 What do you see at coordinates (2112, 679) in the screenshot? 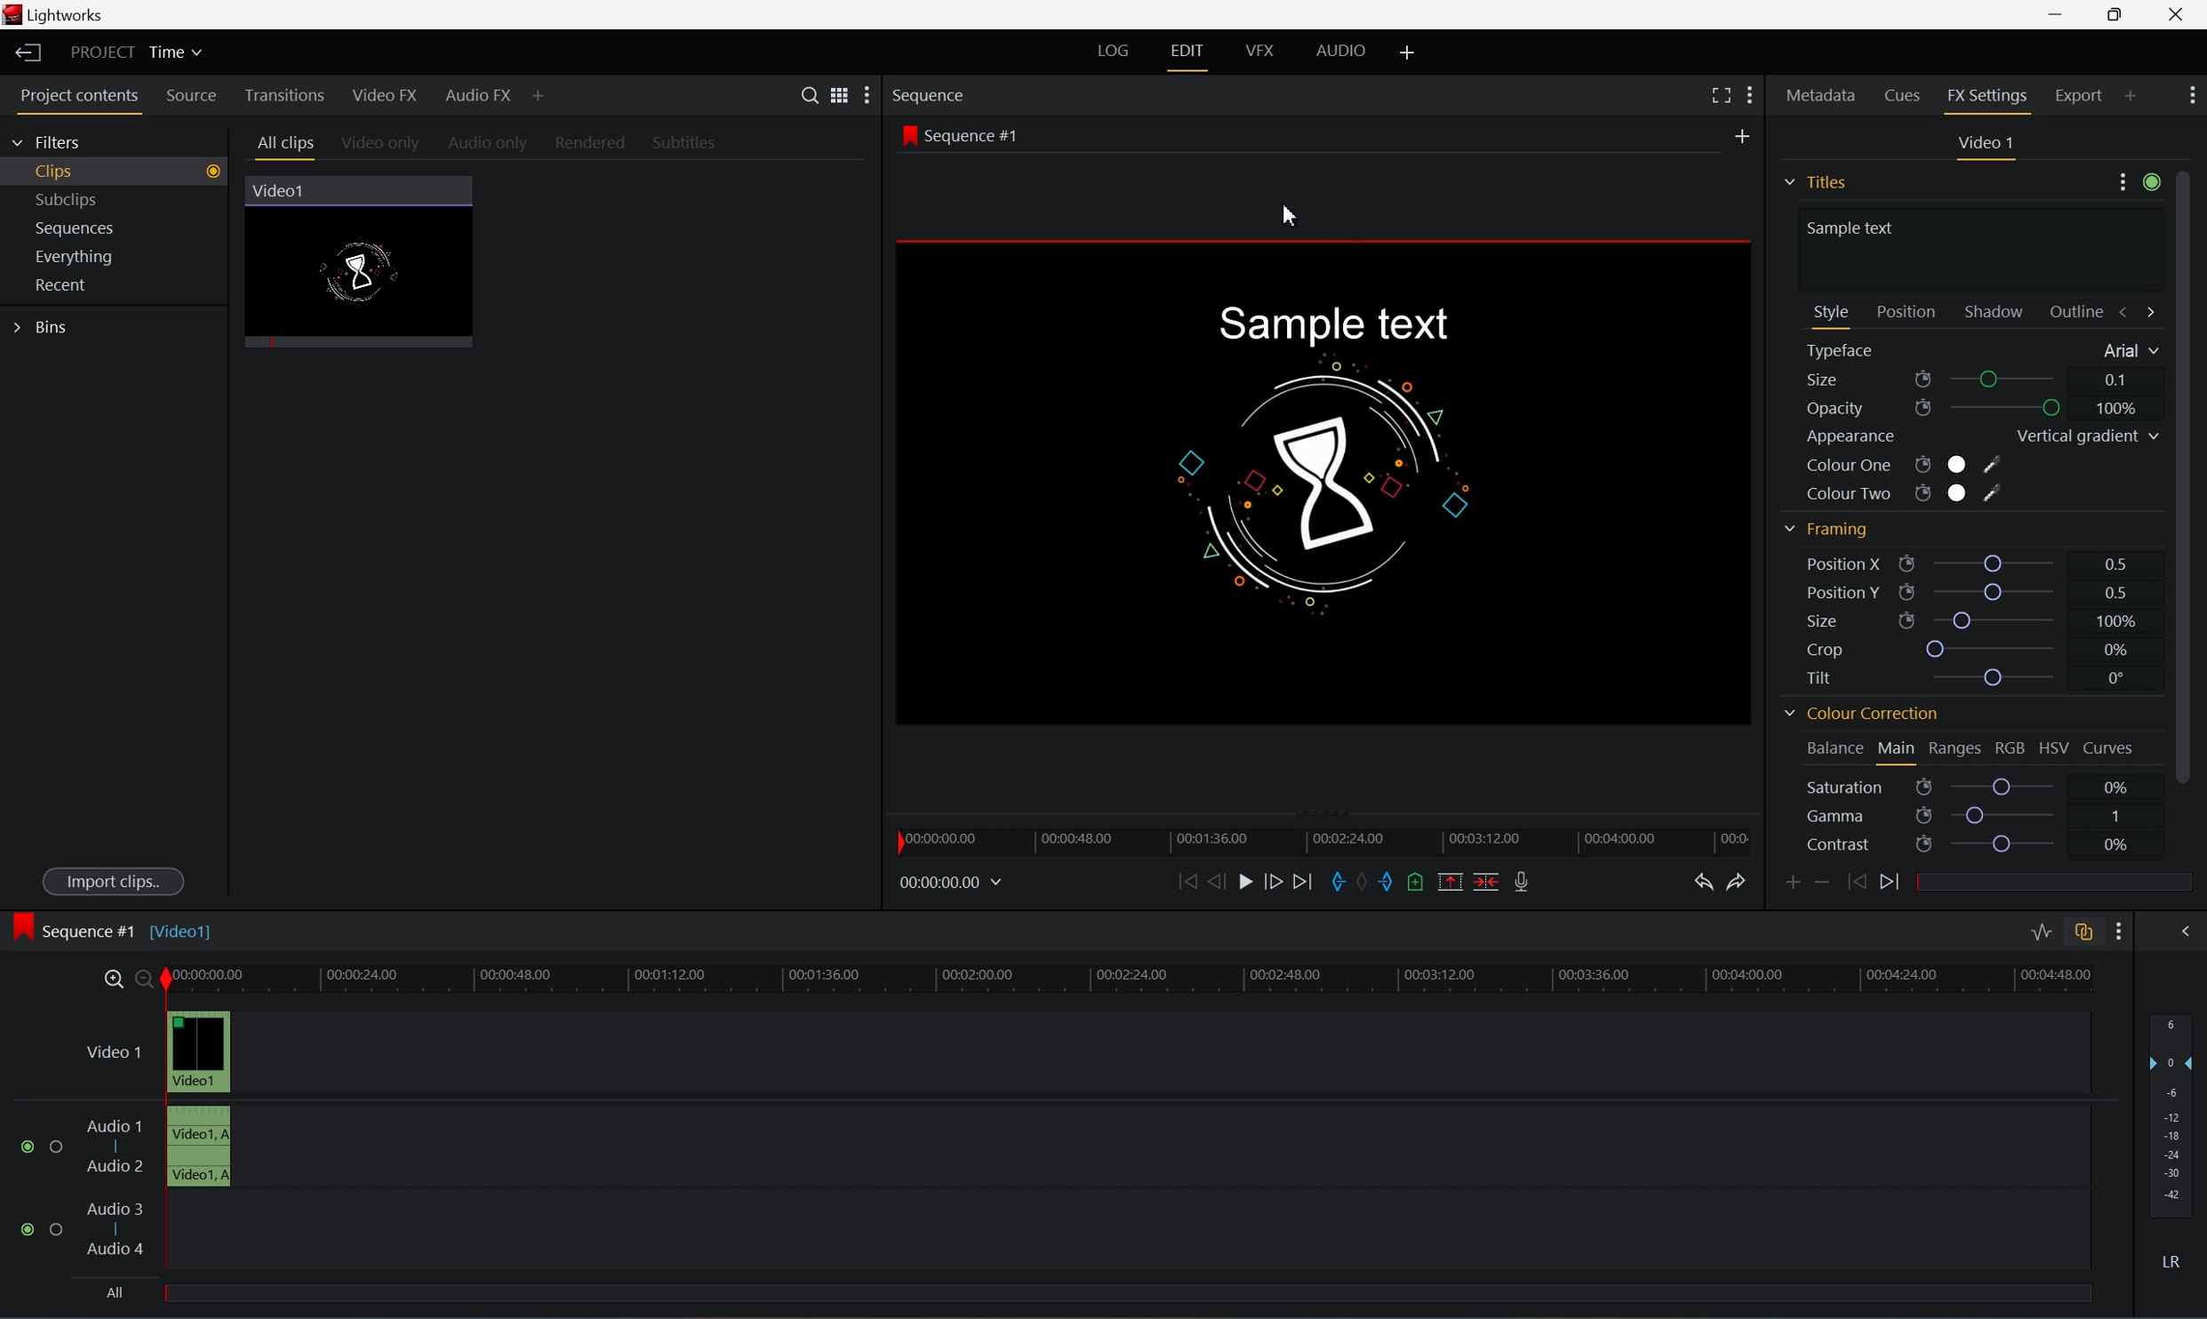
I see `0°` at bounding box center [2112, 679].